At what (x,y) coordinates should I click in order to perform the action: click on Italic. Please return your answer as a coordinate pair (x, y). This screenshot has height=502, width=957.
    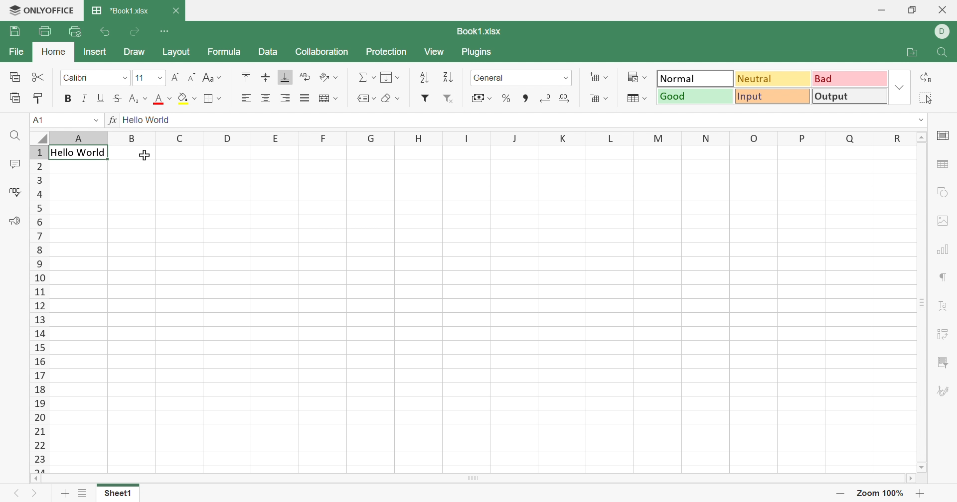
    Looking at the image, I should click on (84, 98).